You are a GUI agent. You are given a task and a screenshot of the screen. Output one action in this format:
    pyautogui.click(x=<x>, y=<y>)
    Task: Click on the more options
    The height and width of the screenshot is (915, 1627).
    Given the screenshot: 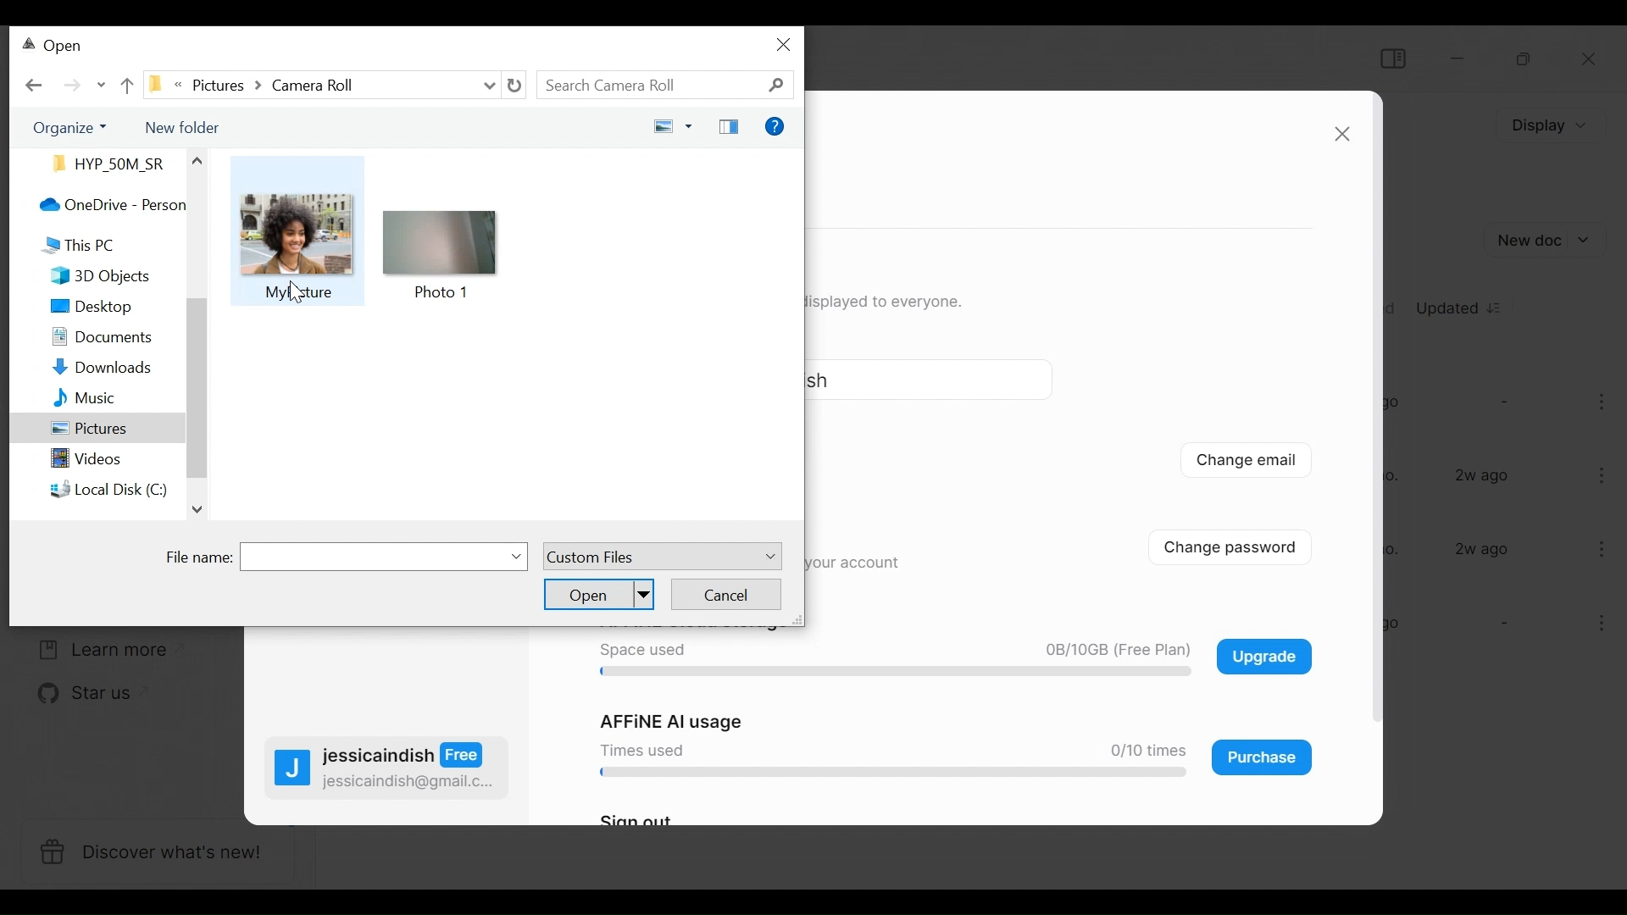 What is the action you would take?
    pyautogui.click(x=1603, y=474)
    